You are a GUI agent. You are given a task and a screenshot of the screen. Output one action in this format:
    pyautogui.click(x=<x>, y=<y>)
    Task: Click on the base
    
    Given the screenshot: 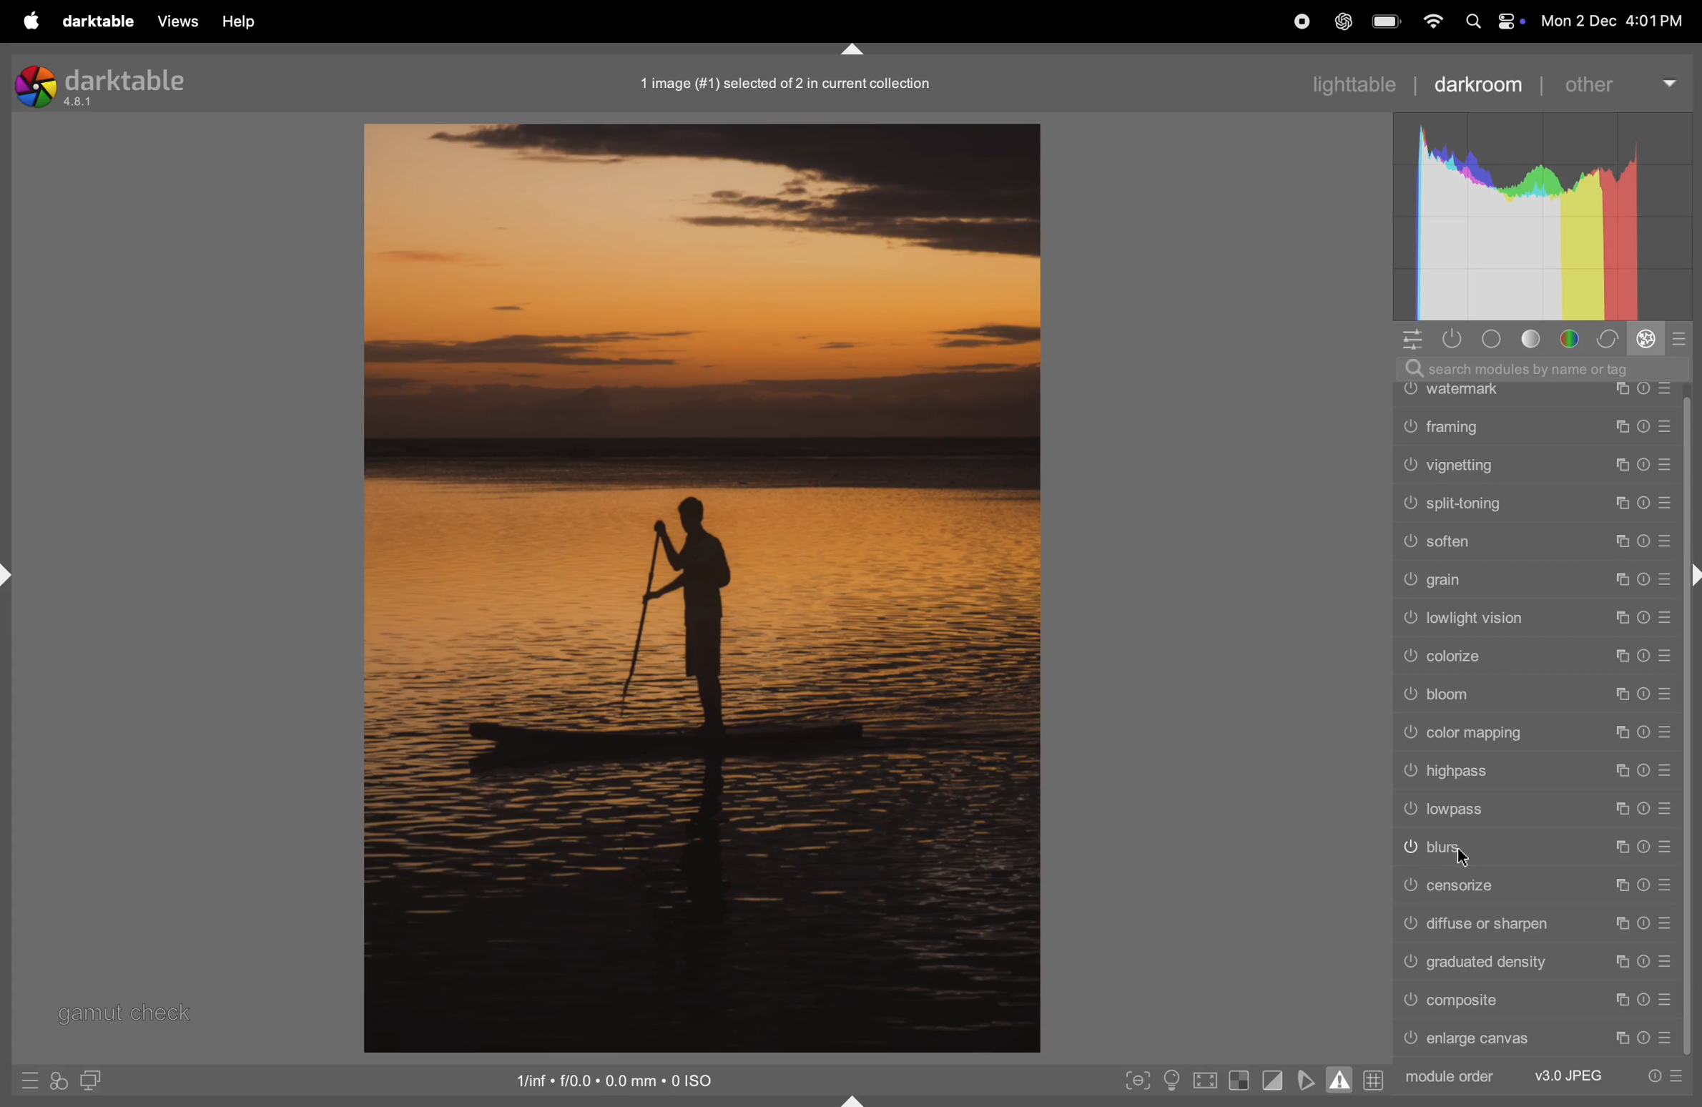 What is the action you would take?
    pyautogui.click(x=1496, y=338)
    